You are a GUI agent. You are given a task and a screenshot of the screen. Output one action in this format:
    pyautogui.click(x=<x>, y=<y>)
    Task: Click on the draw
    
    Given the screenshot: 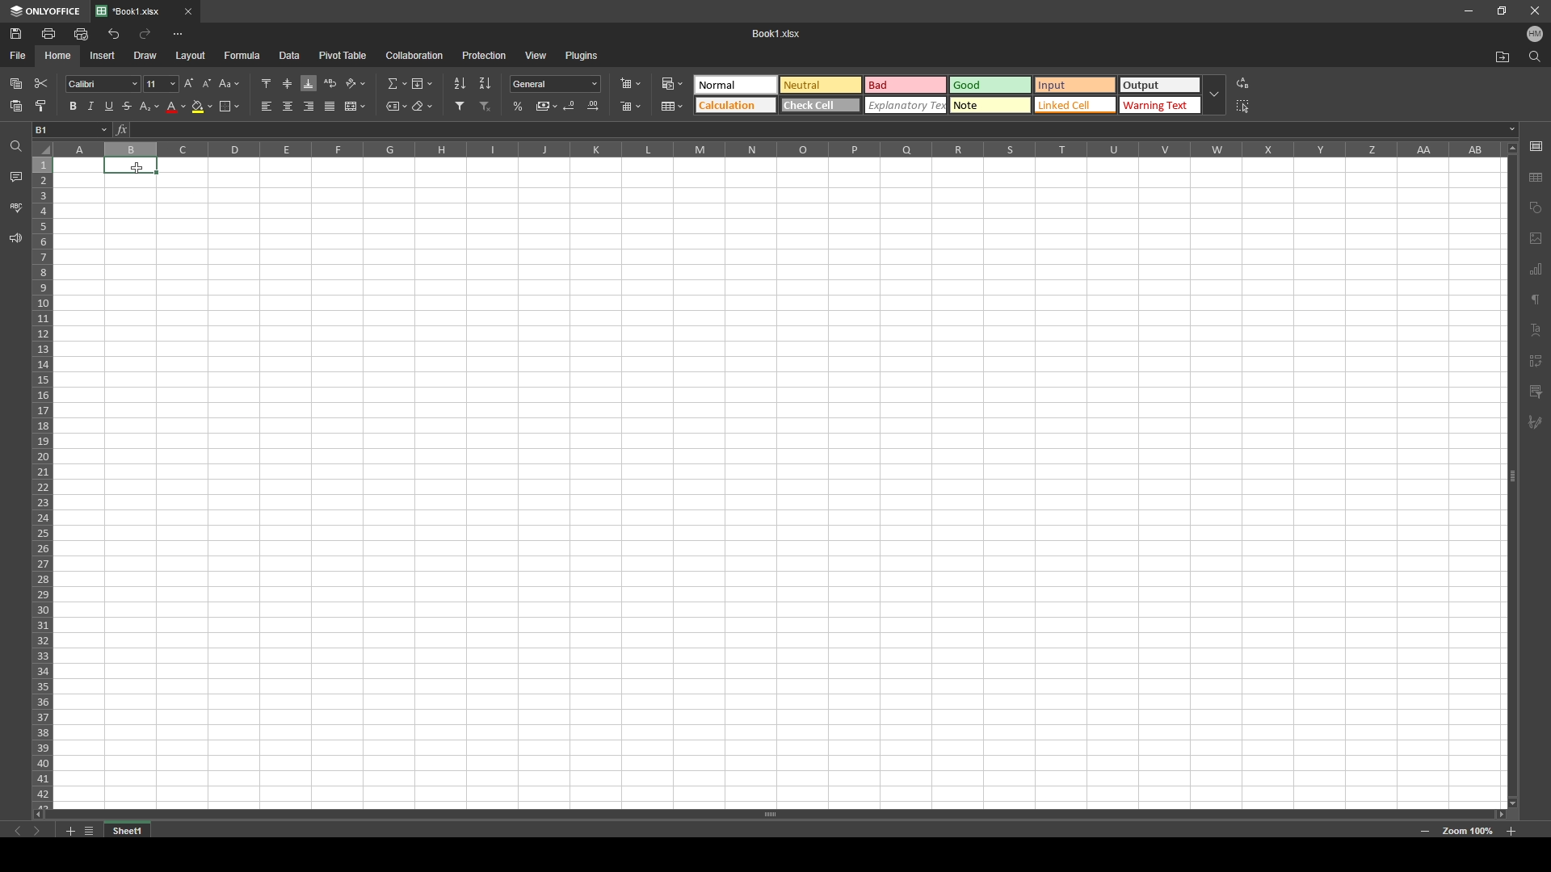 What is the action you would take?
    pyautogui.click(x=146, y=55)
    